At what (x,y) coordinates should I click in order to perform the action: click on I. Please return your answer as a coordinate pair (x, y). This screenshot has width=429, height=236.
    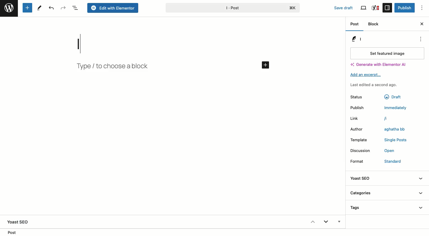
    Looking at the image, I should click on (86, 43).